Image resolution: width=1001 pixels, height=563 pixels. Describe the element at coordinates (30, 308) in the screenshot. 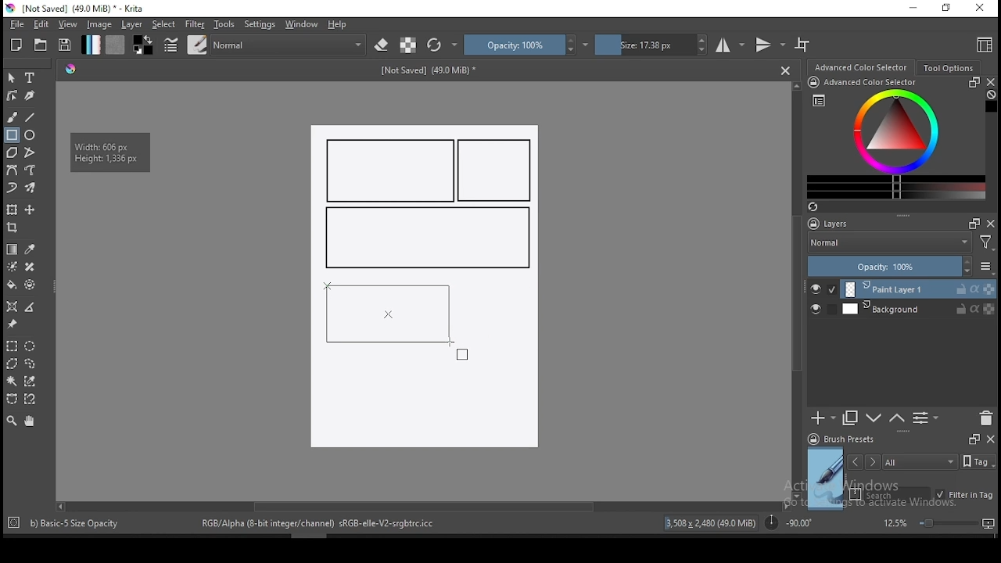

I see `measure distance between two points` at that location.